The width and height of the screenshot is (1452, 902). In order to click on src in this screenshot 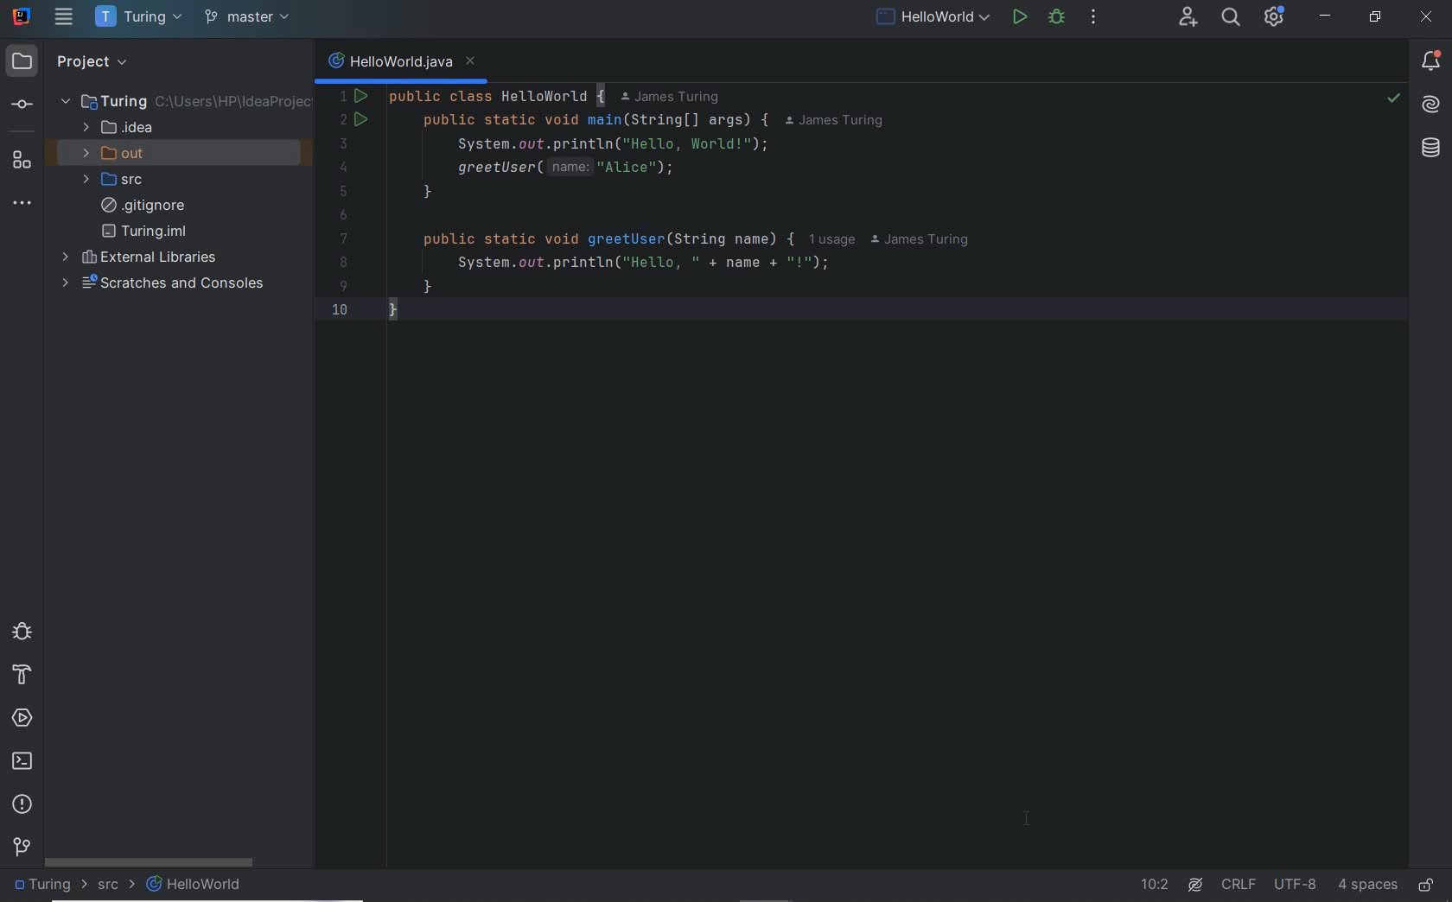, I will do `click(119, 180)`.